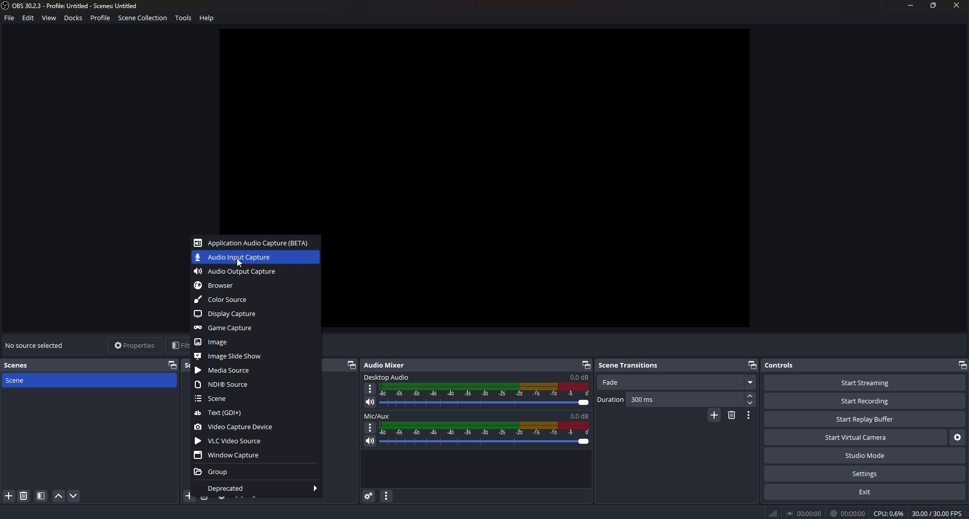 The width and height of the screenshot is (969, 519). I want to click on image slideshow, so click(255, 356).